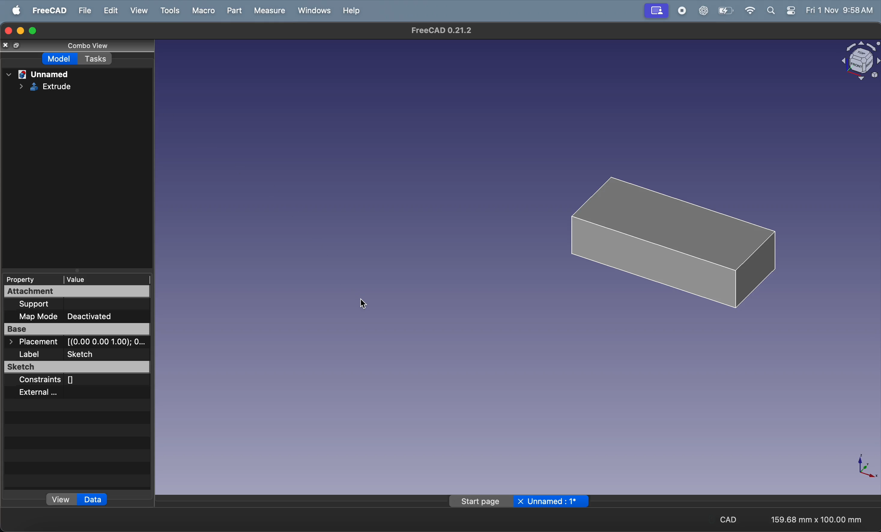 This screenshot has width=881, height=532. What do you see at coordinates (73, 368) in the screenshot?
I see `sketch` at bounding box center [73, 368].